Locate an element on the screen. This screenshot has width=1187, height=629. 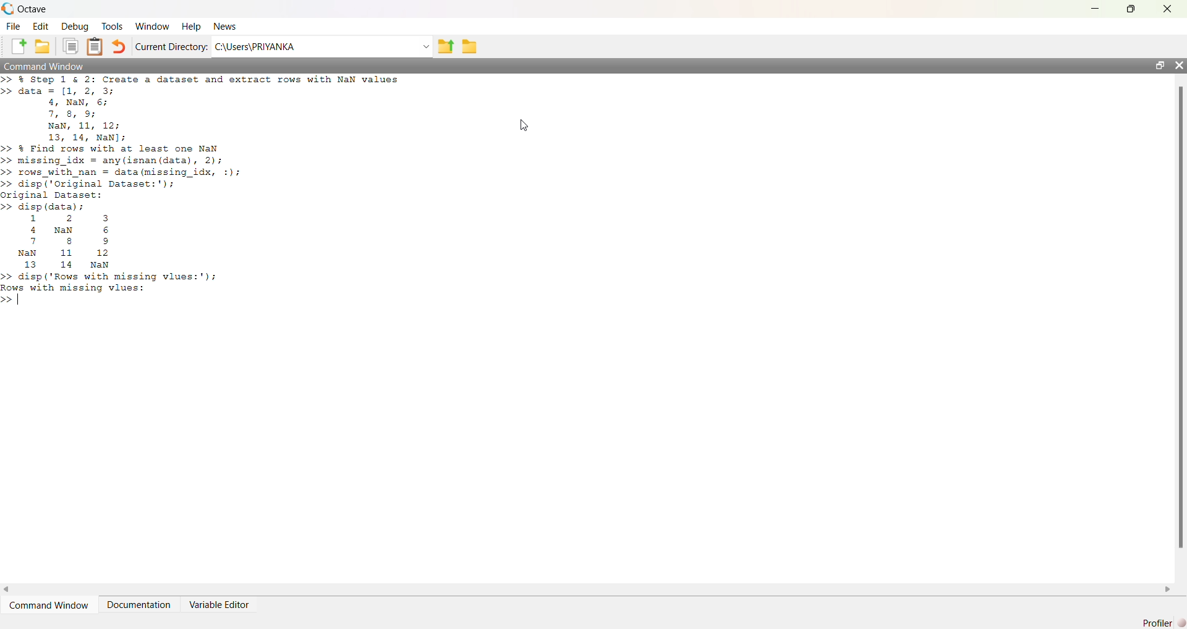
Duplicate is located at coordinates (70, 46).